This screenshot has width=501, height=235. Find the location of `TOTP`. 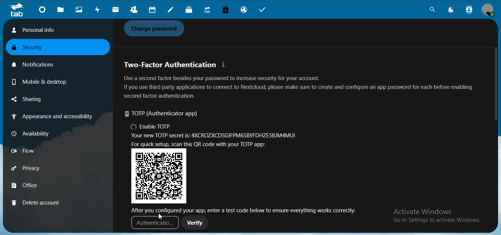

TOTP is located at coordinates (165, 114).